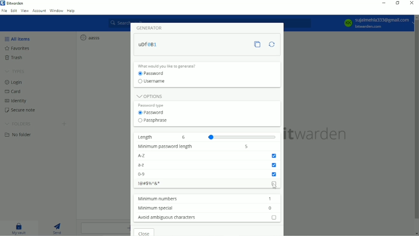 This screenshot has width=419, height=236. I want to click on Password type label, so click(152, 105).